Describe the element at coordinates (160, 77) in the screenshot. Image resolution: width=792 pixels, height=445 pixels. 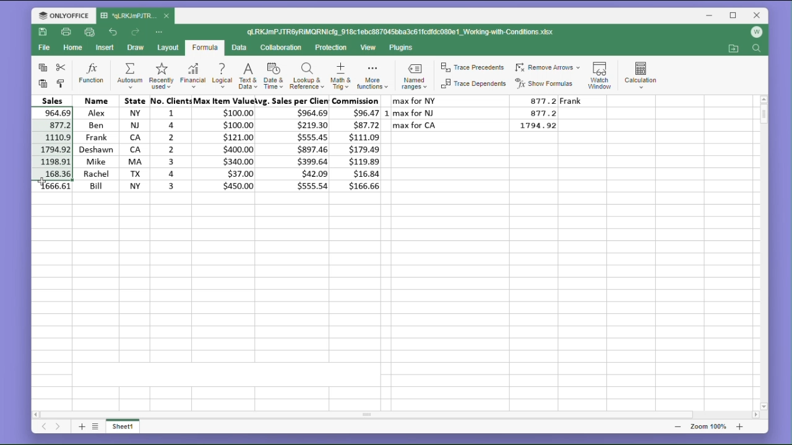
I see `recently used` at that location.